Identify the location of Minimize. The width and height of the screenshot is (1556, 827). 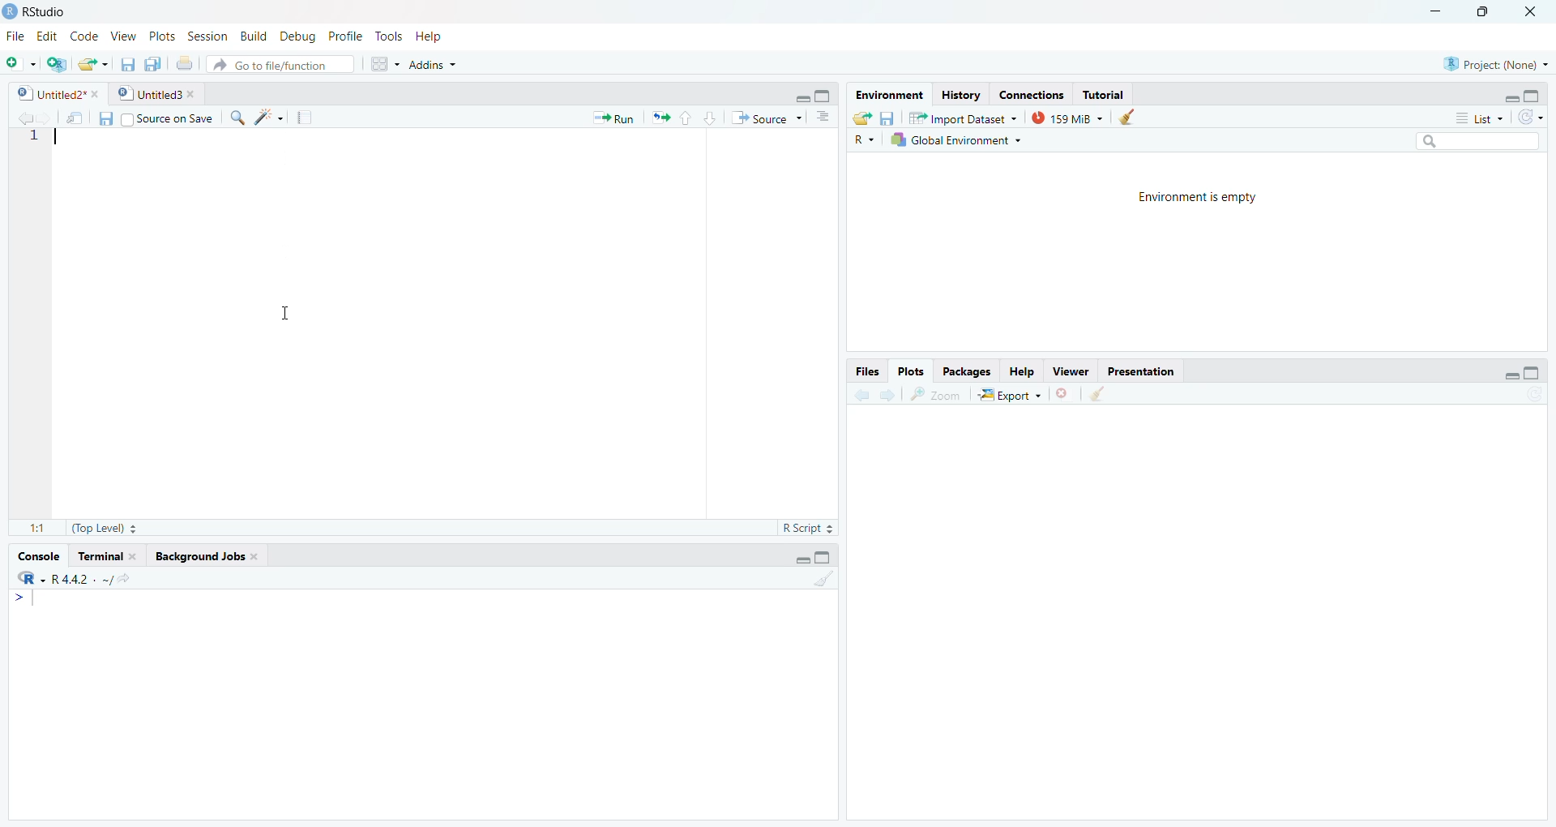
(1509, 96).